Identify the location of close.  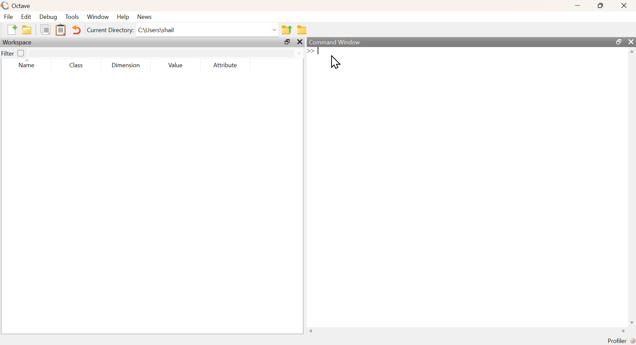
(631, 41).